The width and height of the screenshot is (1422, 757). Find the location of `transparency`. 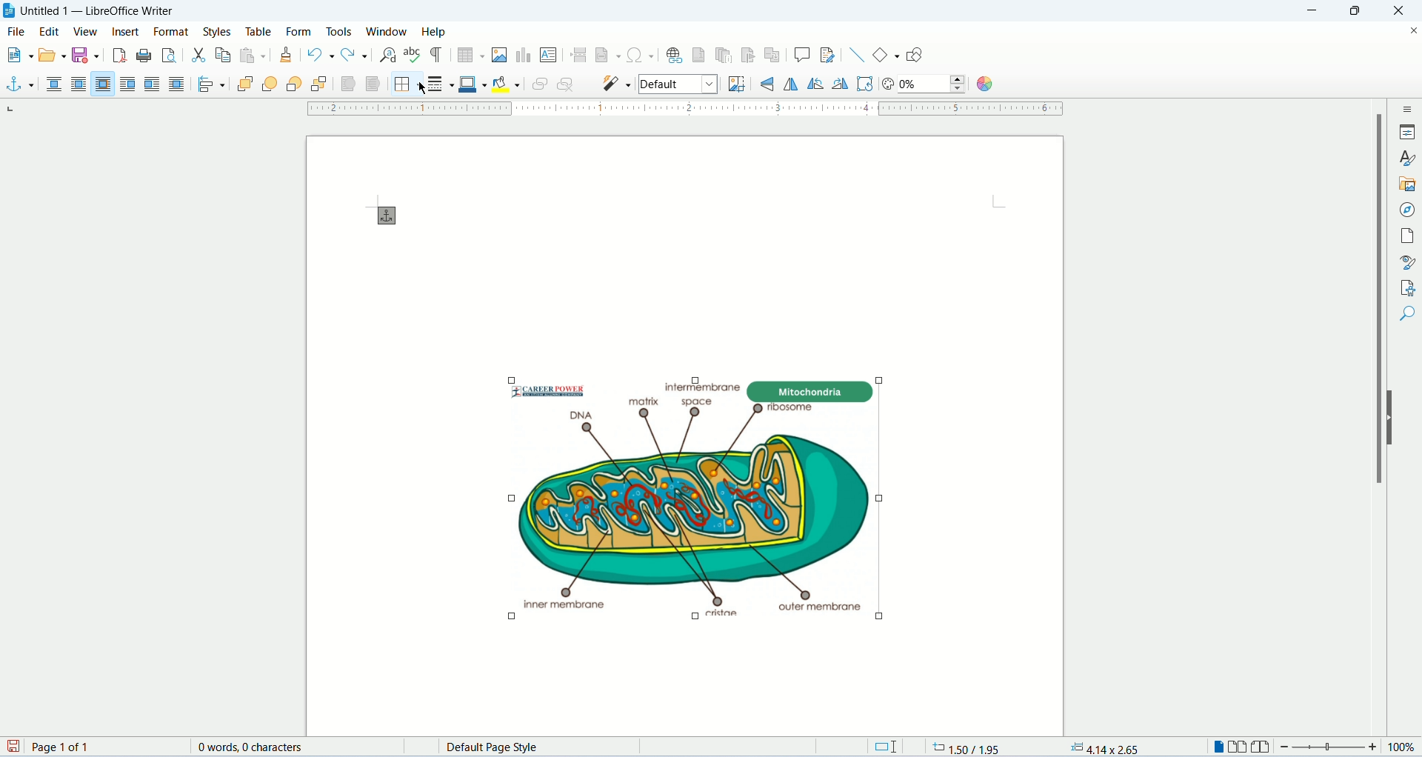

transparency is located at coordinates (934, 84).